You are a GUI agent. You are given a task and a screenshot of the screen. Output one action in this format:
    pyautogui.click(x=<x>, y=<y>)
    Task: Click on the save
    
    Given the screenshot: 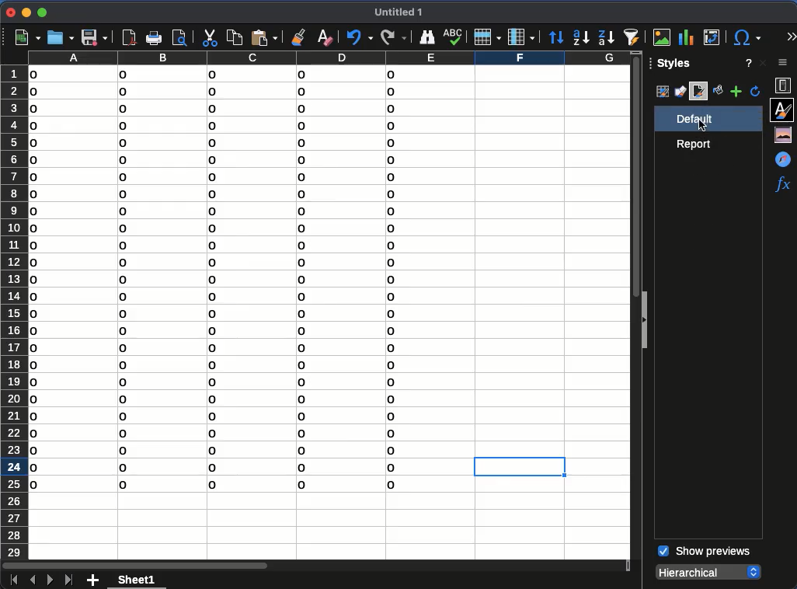 What is the action you would take?
    pyautogui.click(x=93, y=38)
    